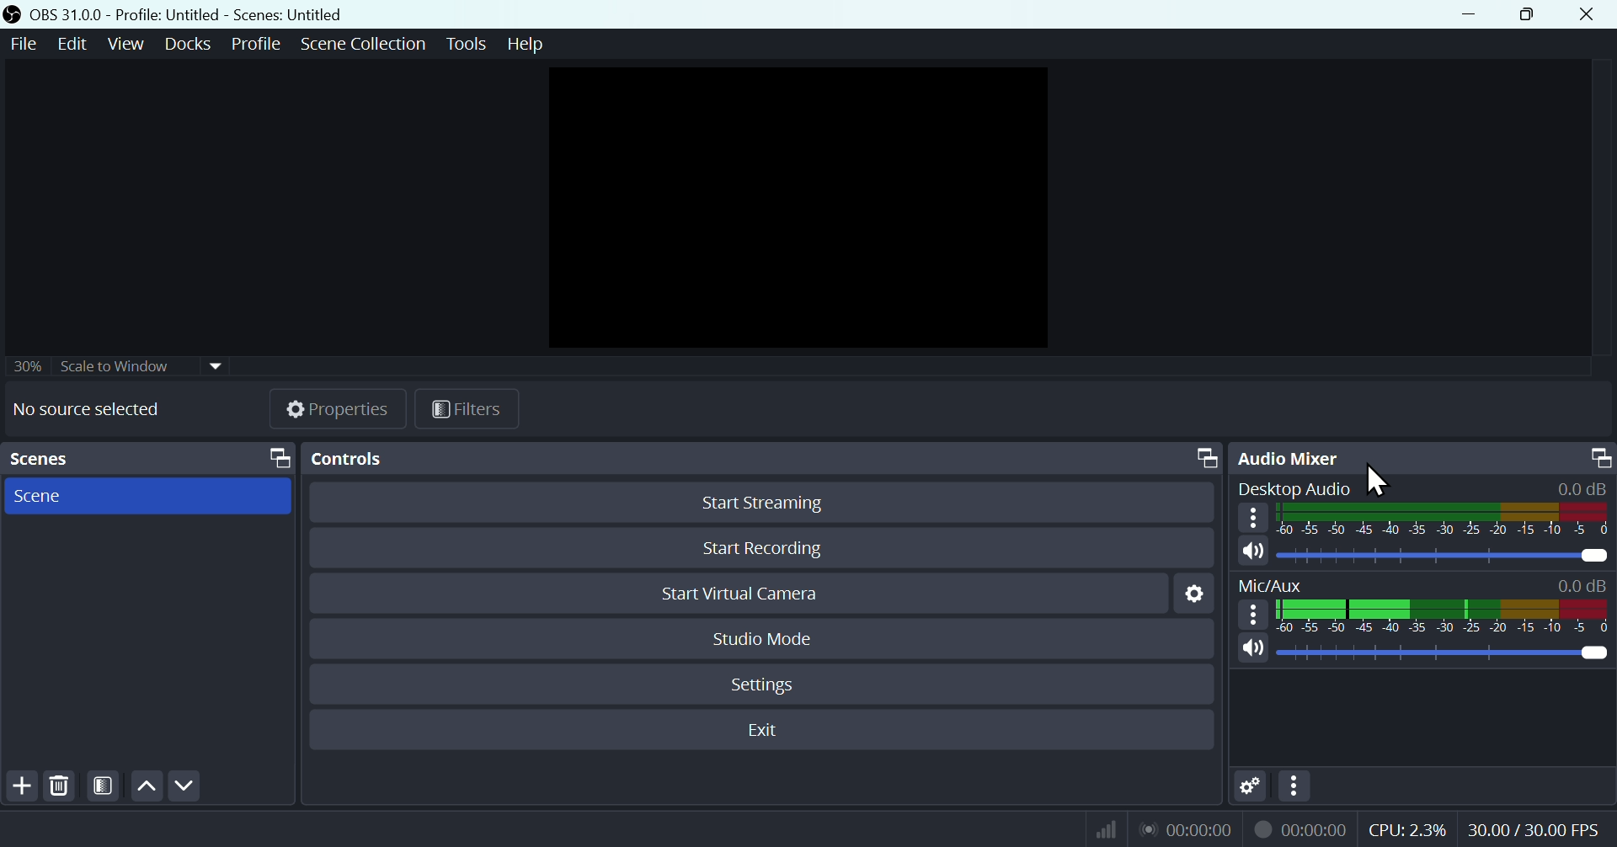  Describe the element at coordinates (759, 730) in the screenshot. I see `Exit` at that location.